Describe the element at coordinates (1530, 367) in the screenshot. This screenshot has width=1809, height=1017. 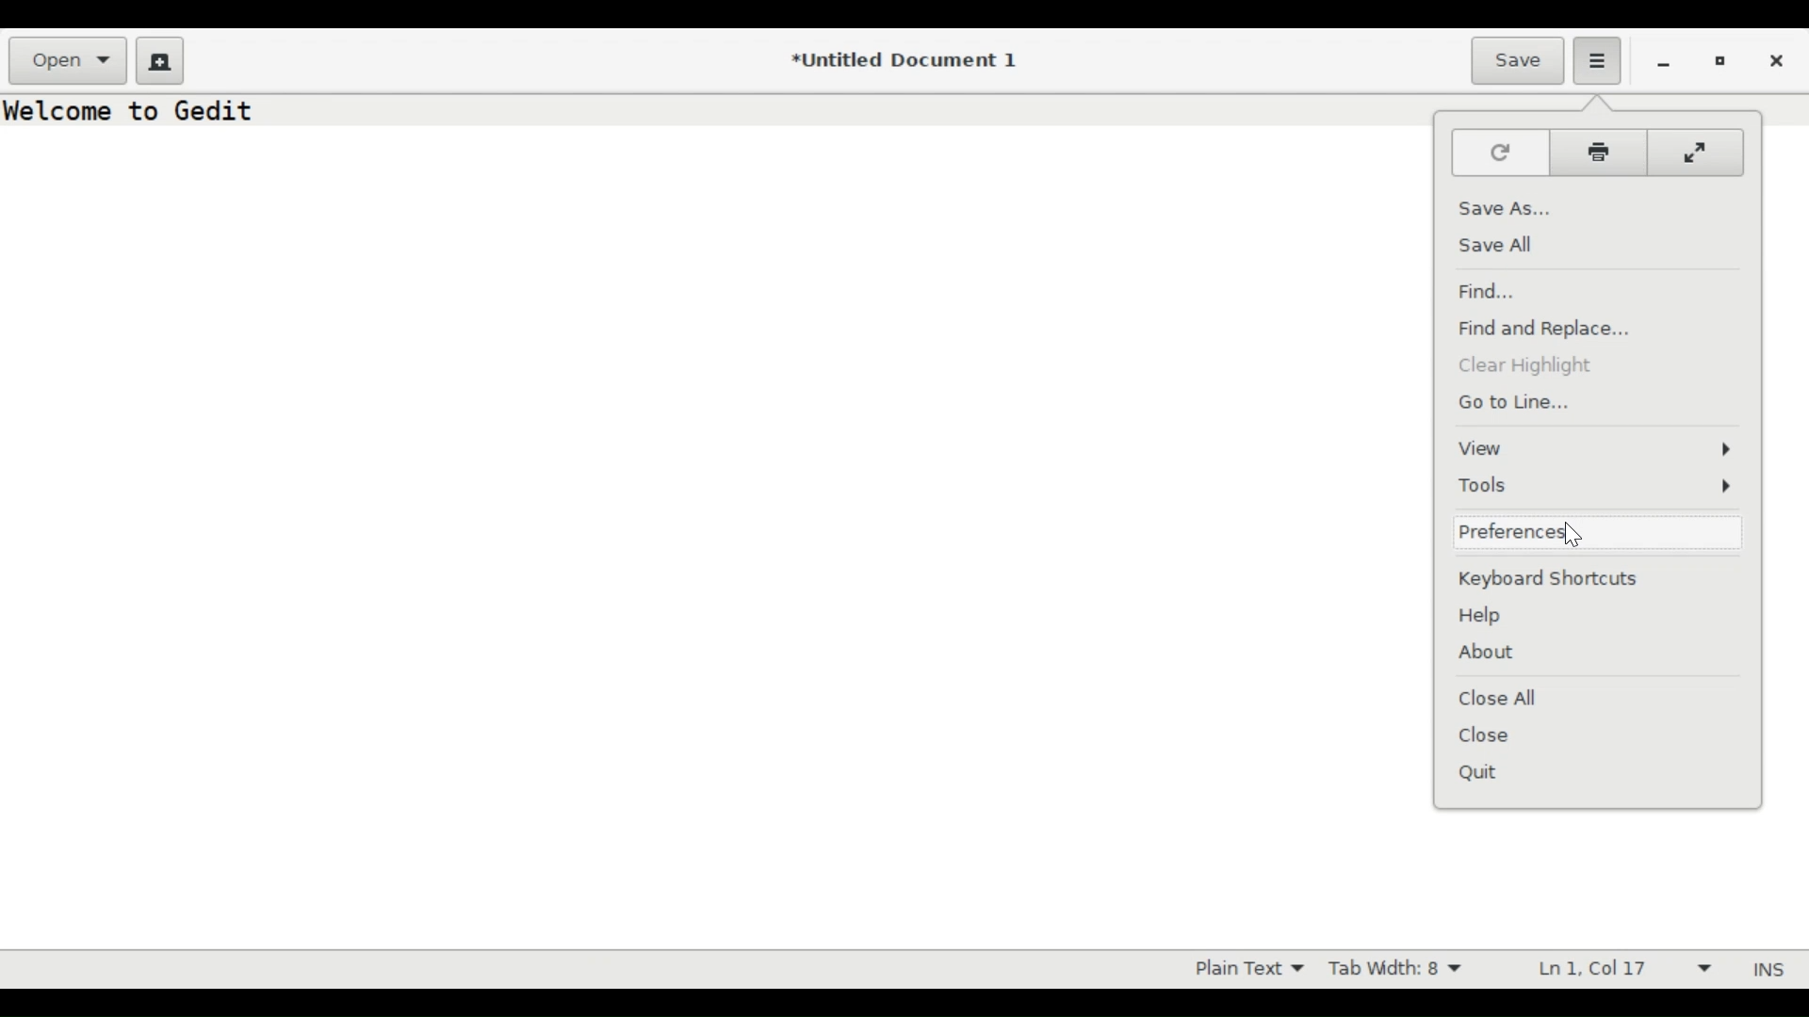
I see `Clear Highlight` at that location.